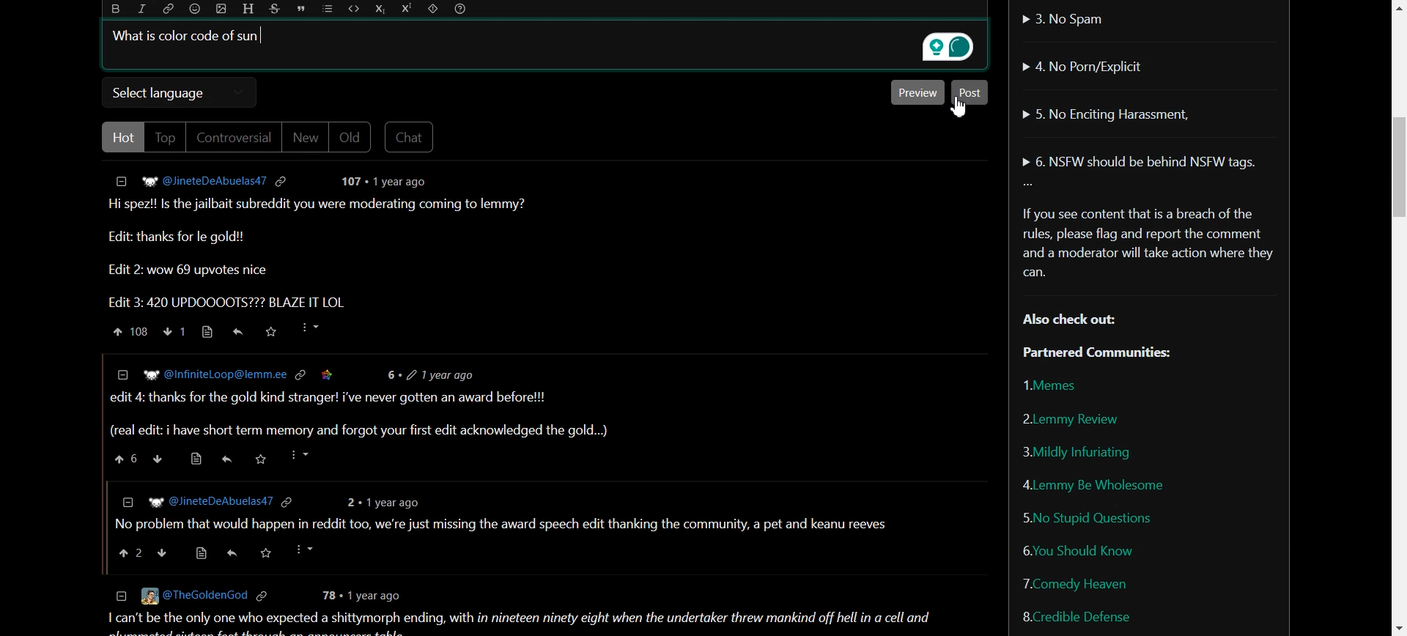 This screenshot has width=1407, height=636. What do you see at coordinates (1093, 453) in the screenshot?
I see `Mildly Infuriating` at bounding box center [1093, 453].